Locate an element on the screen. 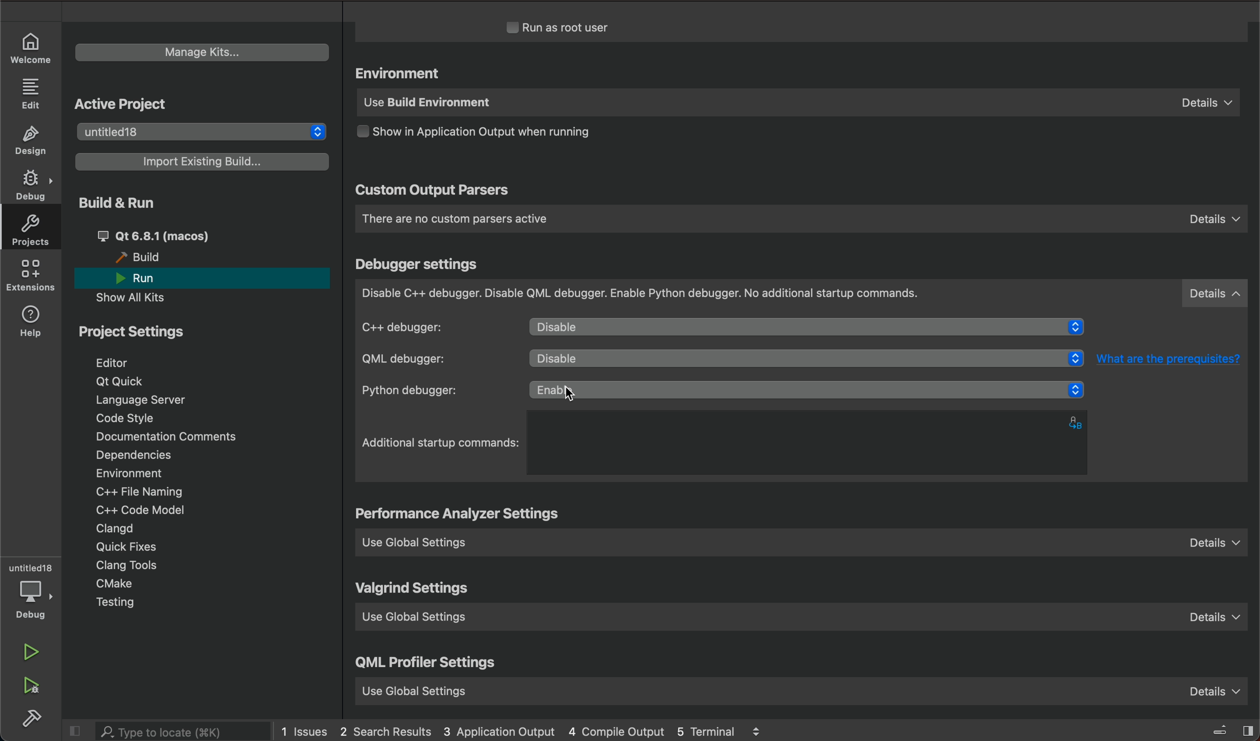 The width and height of the screenshot is (1260, 741). DESIGN is located at coordinates (34, 141).